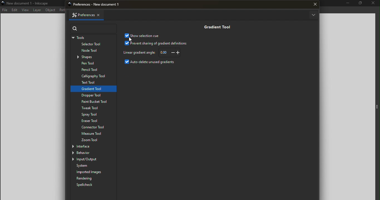 Image resolution: width=380 pixels, height=200 pixels. I want to click on Prevent sharing of gradient definitions, so click(156, 43).